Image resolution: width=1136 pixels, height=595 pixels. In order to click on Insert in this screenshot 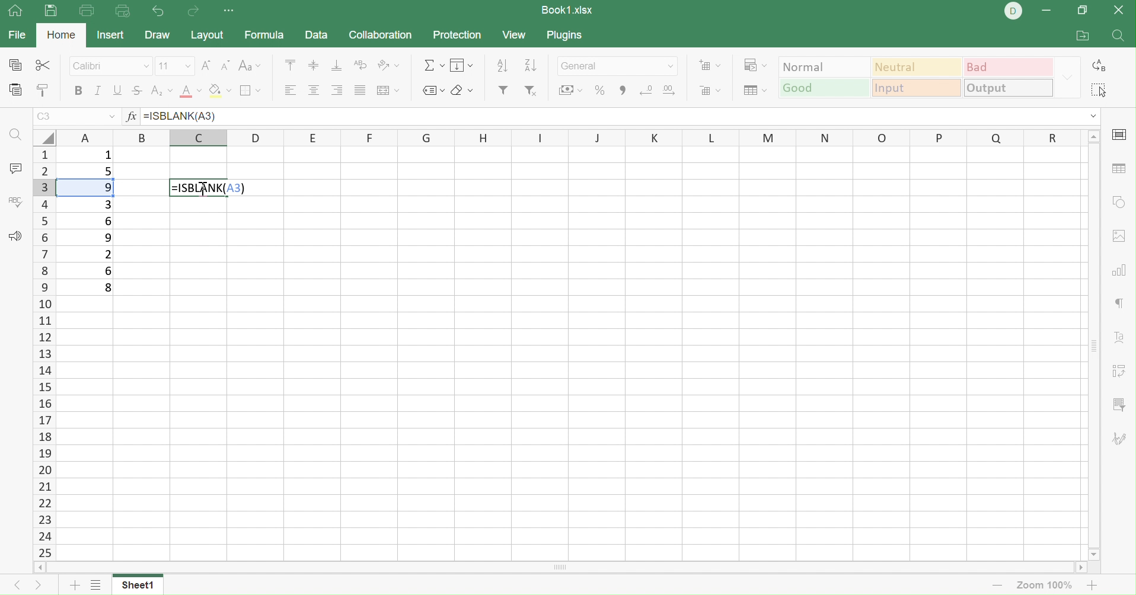, I will do `click(111, 36)`.